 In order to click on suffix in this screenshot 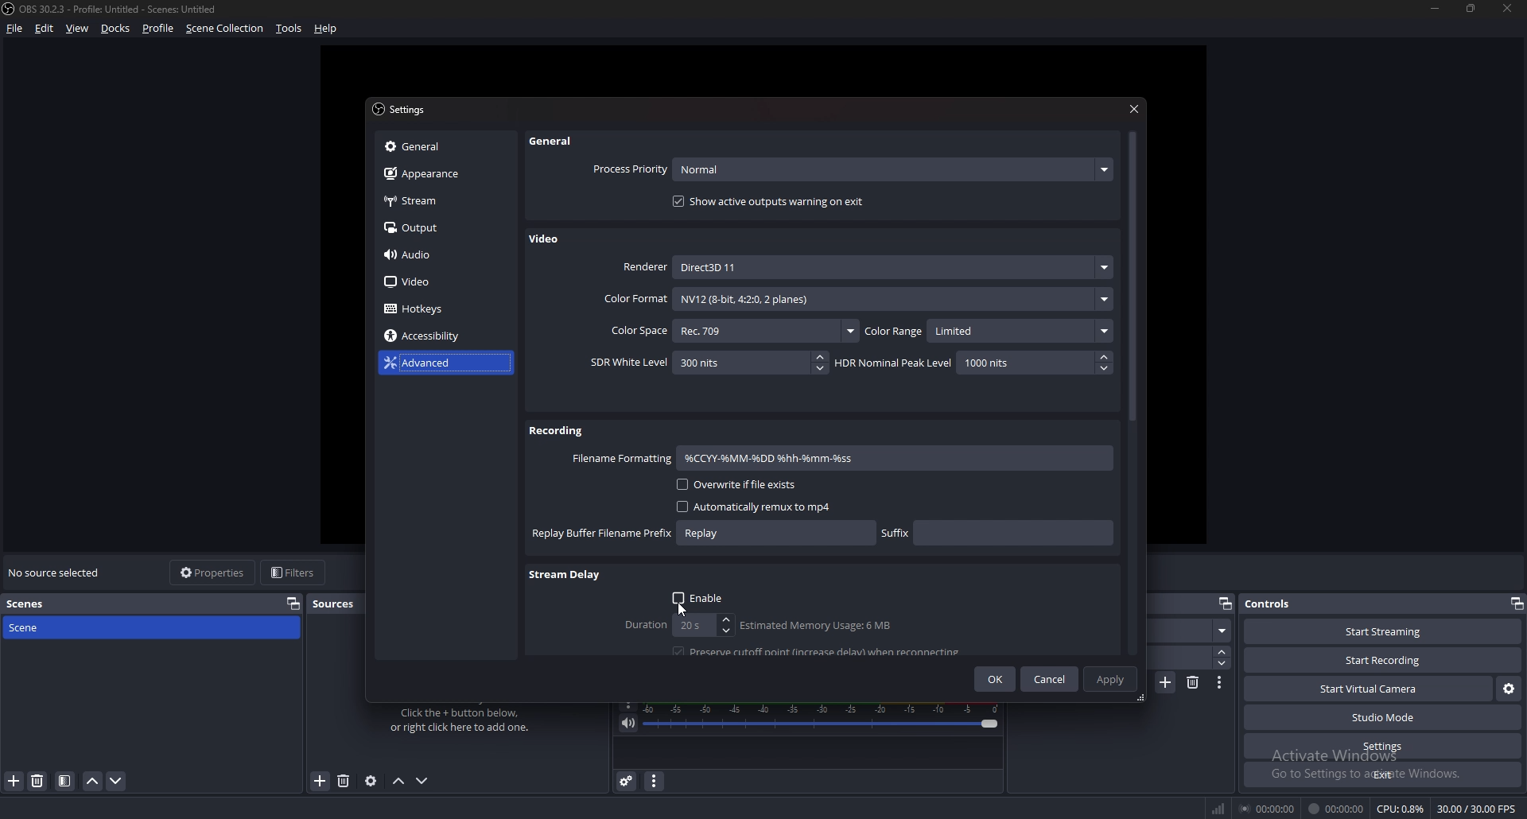, I will do `click(997, 531)`.